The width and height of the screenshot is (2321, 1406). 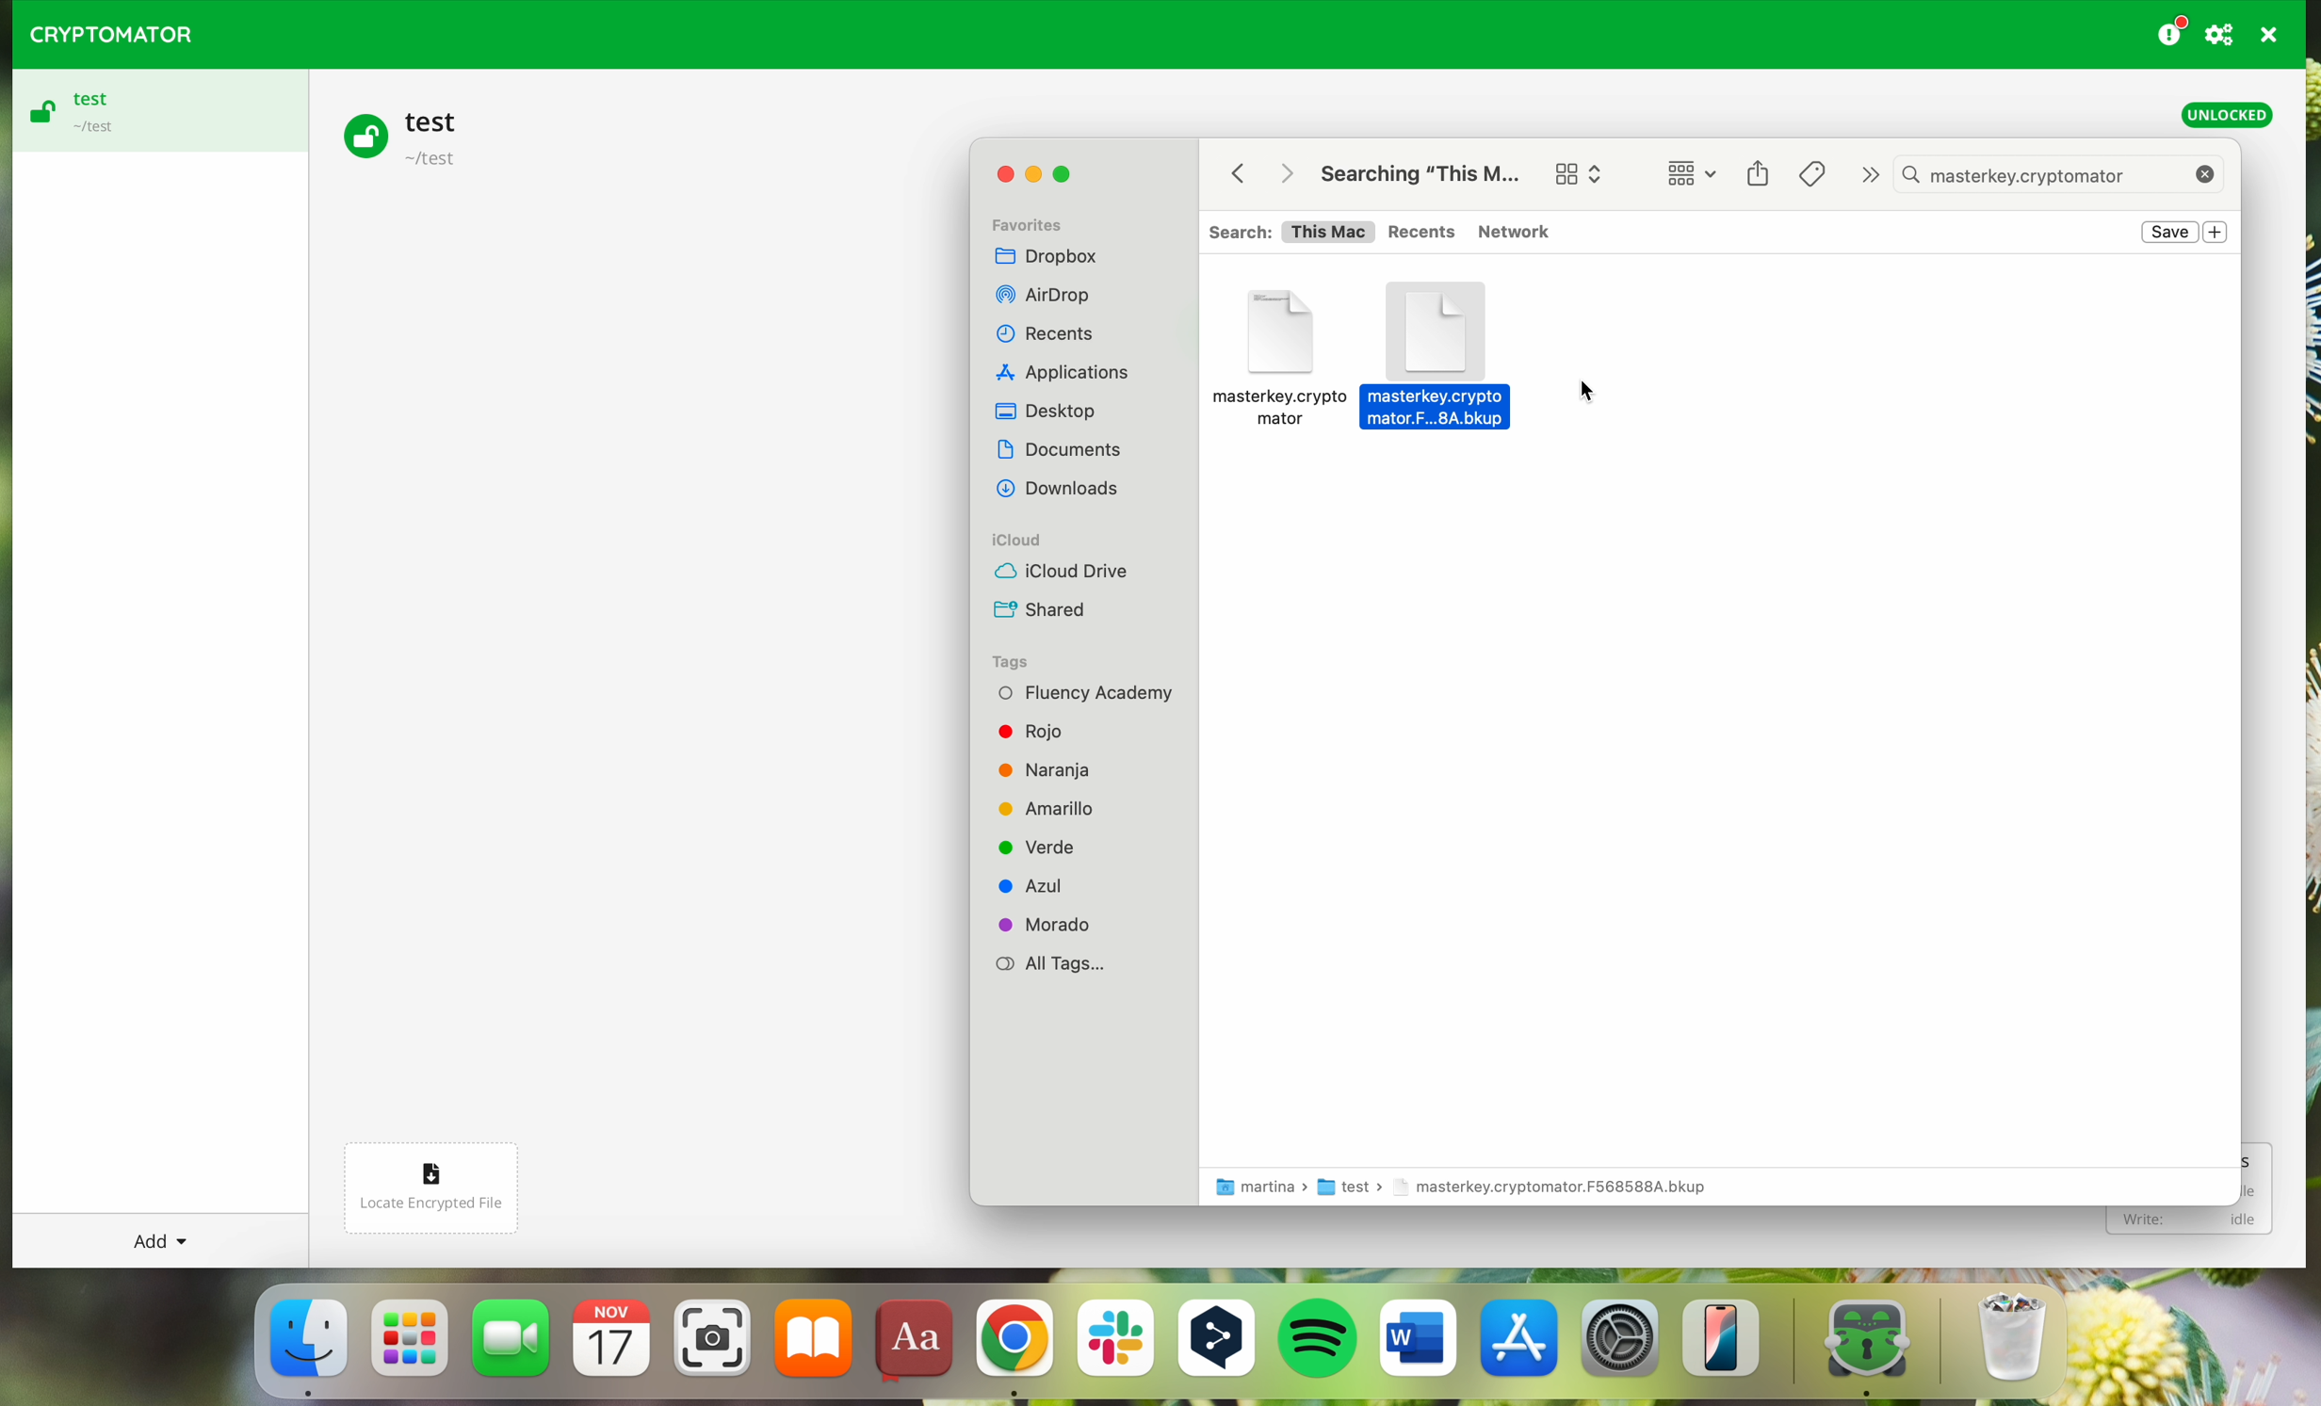 What do you see at coordinates (1068, 173) in the screenshot?
I see `maximize` at bounding box center [1068, 173].